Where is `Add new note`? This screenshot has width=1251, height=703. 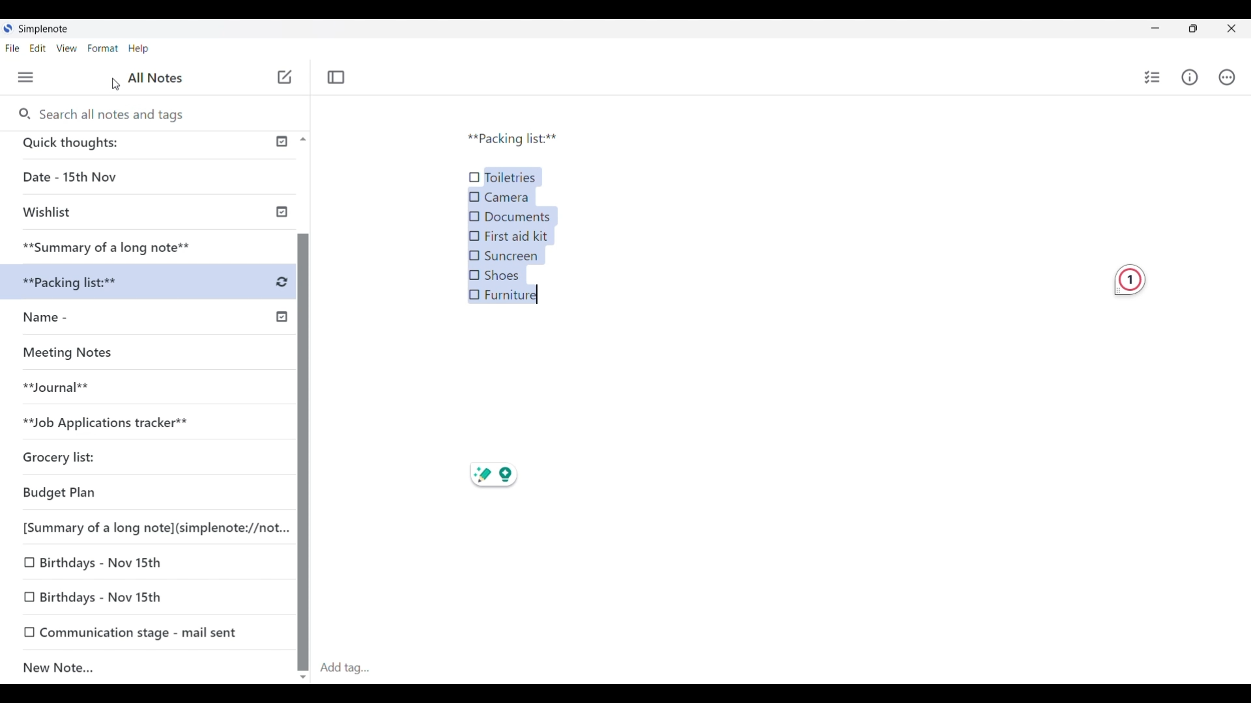
Add new note is located at coordinates (285, 77).